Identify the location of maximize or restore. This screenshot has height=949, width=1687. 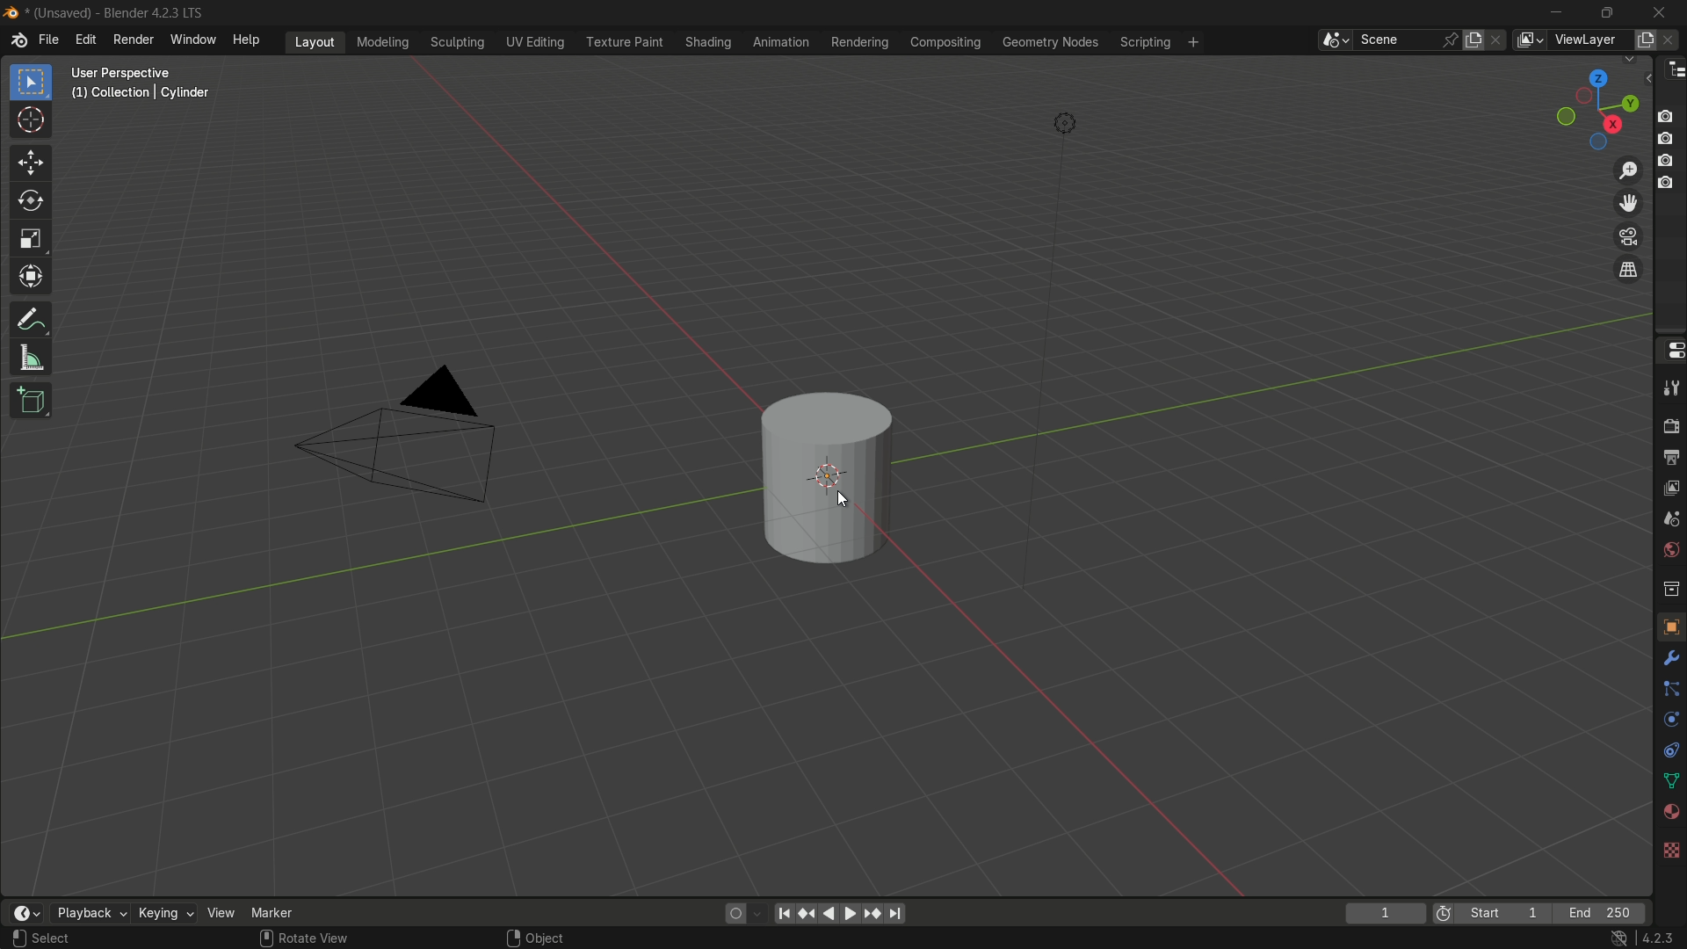
(1610, 11).